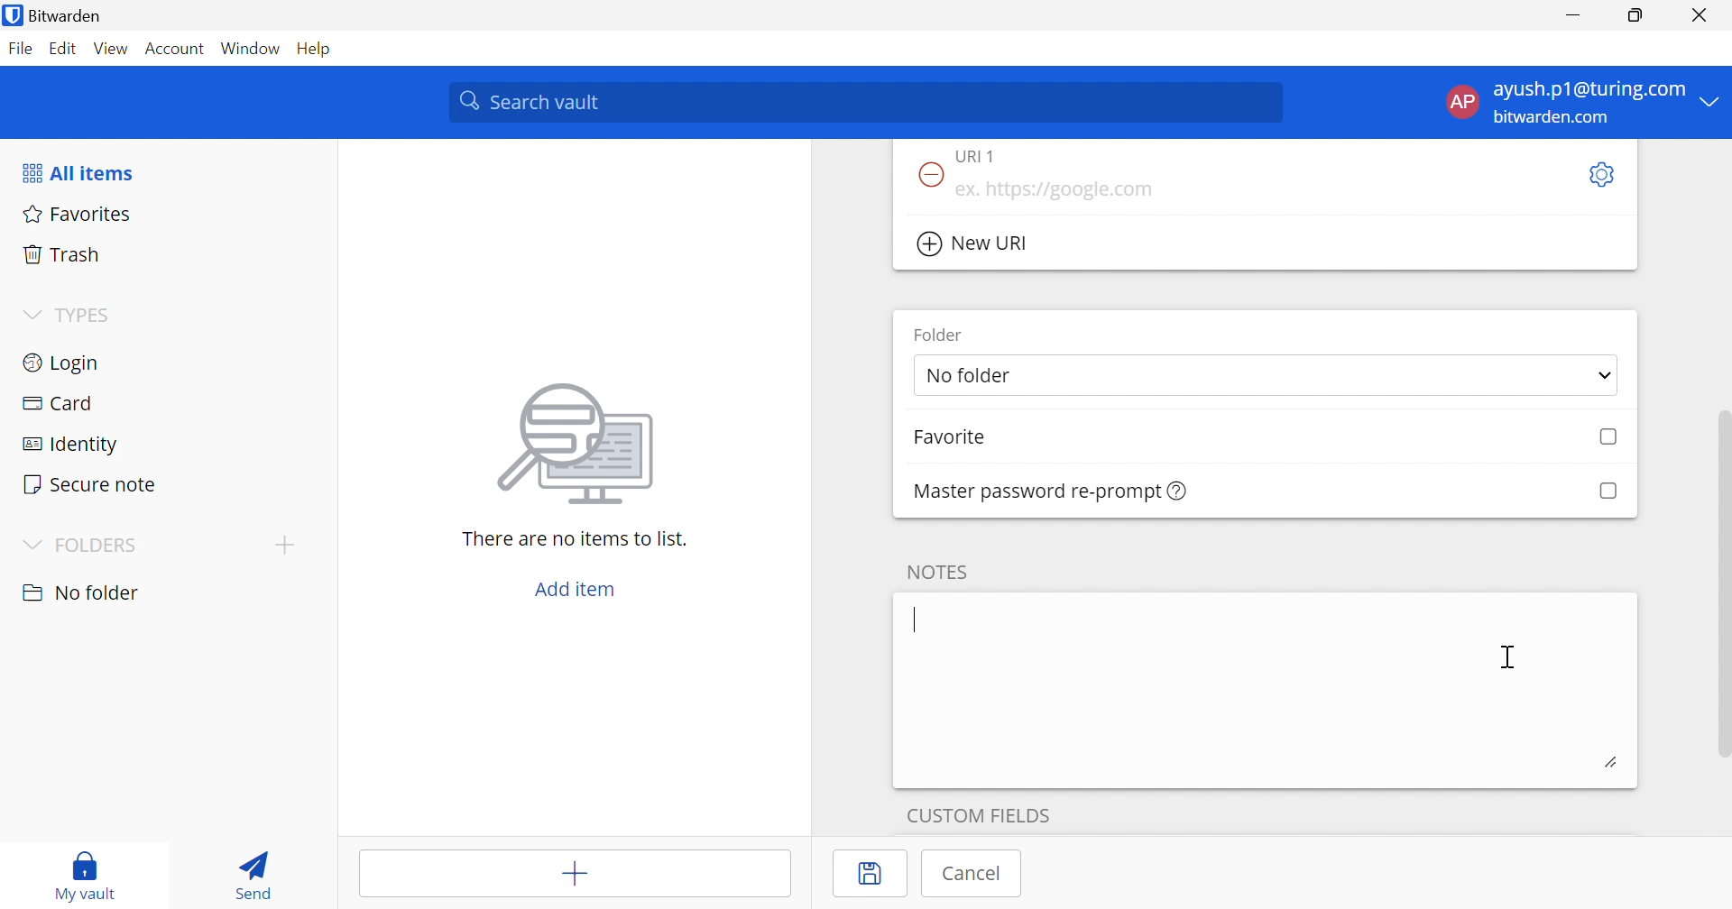 The width and height of the screenshot is (1732, 909). I want to click on Drop Down, so click(31, 316).